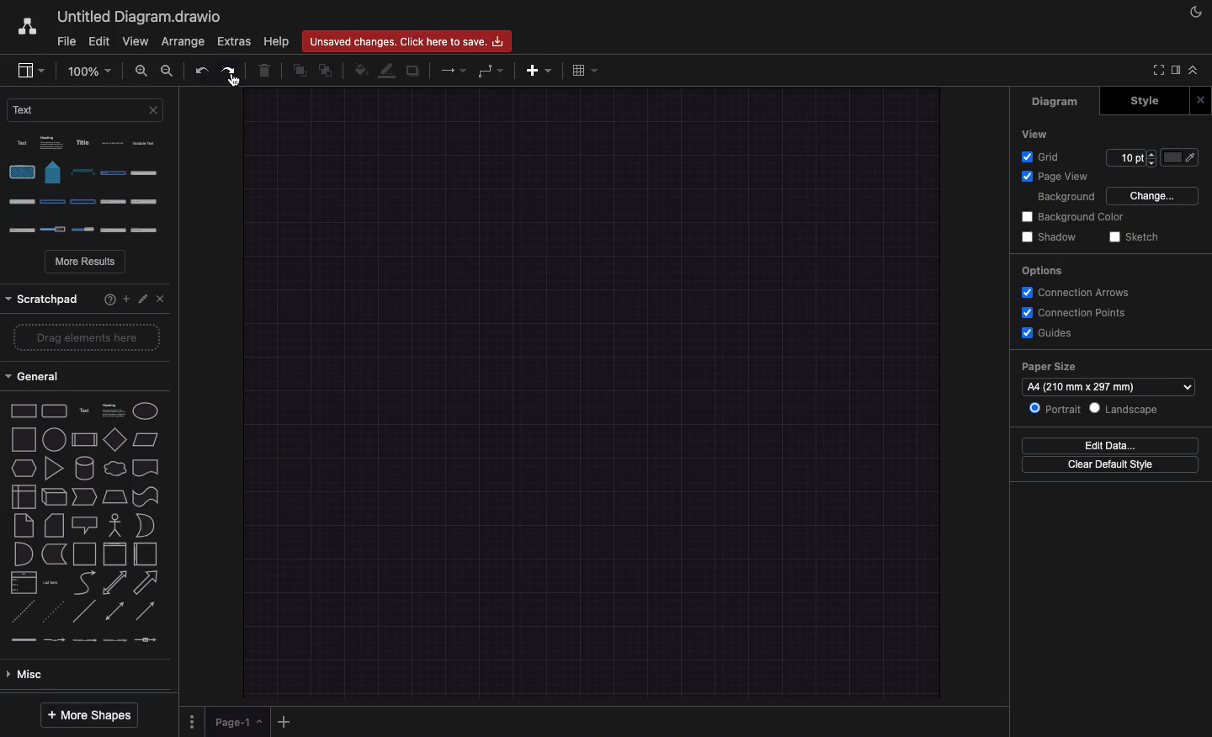 This screenshot has width=1212, height=737. I want to click on Zoom, so click(88, 70).